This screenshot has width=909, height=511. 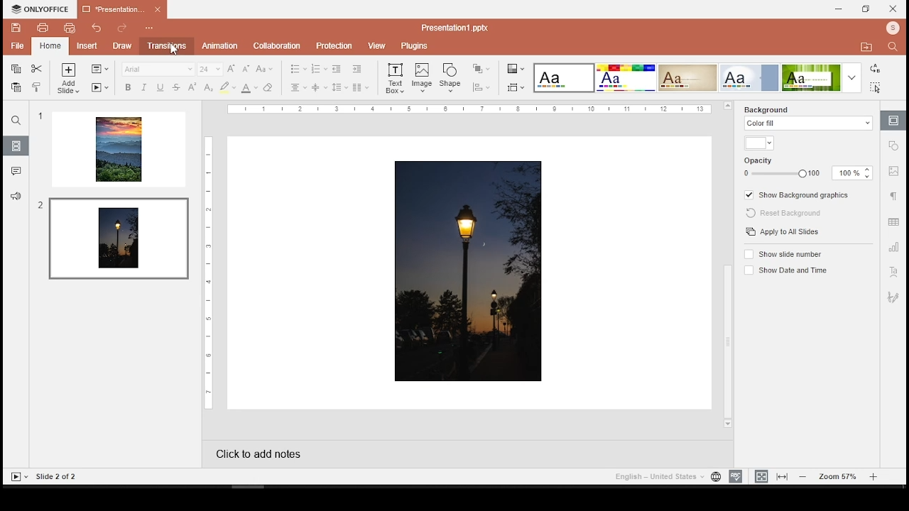 I want to click on italics, so click(x=144, y=87).